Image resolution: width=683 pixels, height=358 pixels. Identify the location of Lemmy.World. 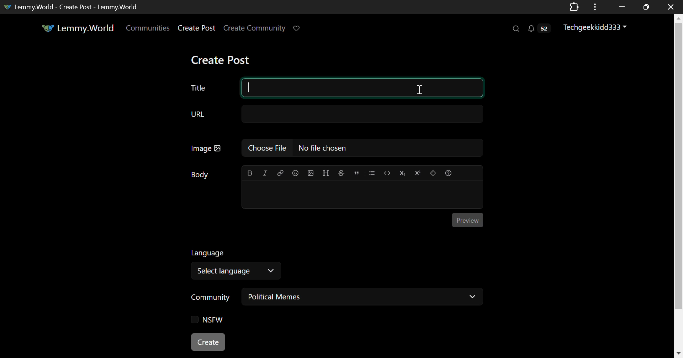
(77, 28).